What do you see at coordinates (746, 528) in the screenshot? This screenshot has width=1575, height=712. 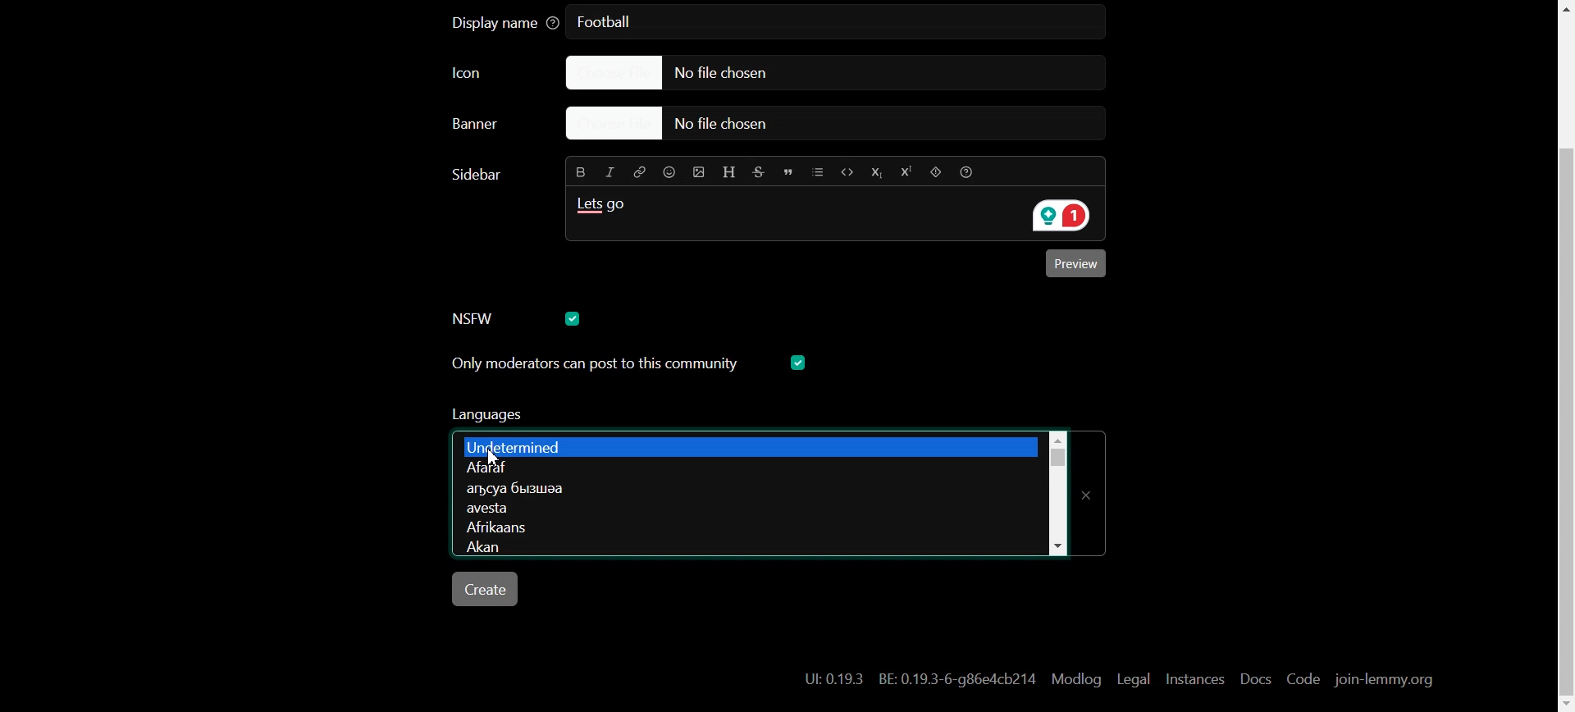 I see `Language` at bounding box center [746, 528].